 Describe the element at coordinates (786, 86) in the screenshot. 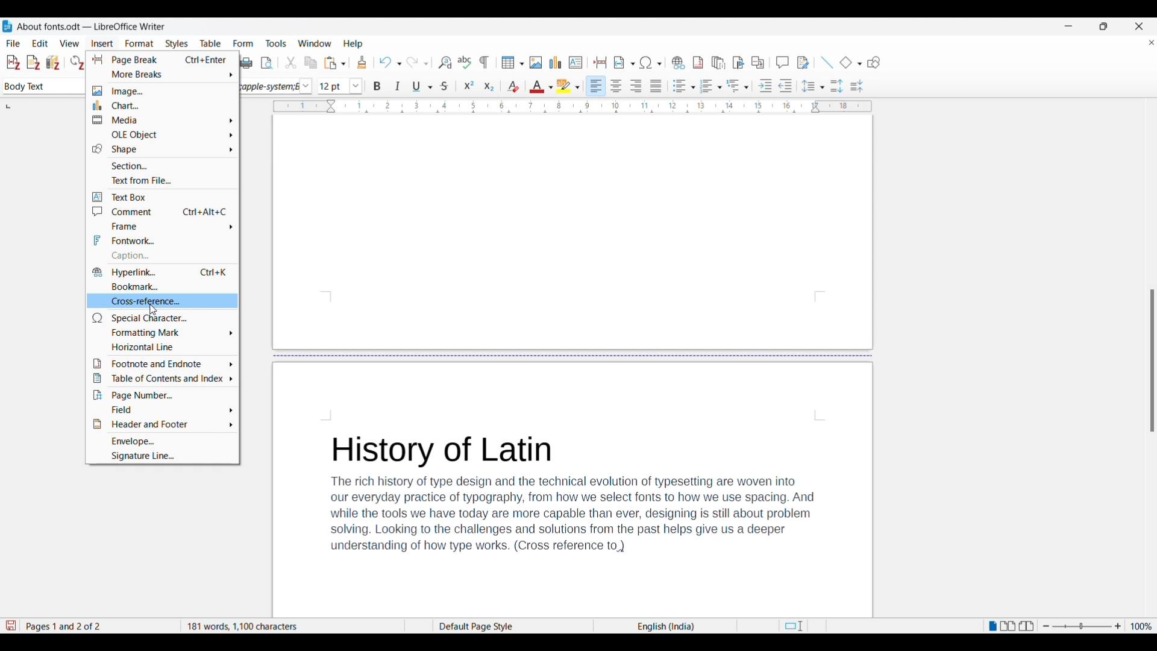

I see `Decrease indentation` at that location.